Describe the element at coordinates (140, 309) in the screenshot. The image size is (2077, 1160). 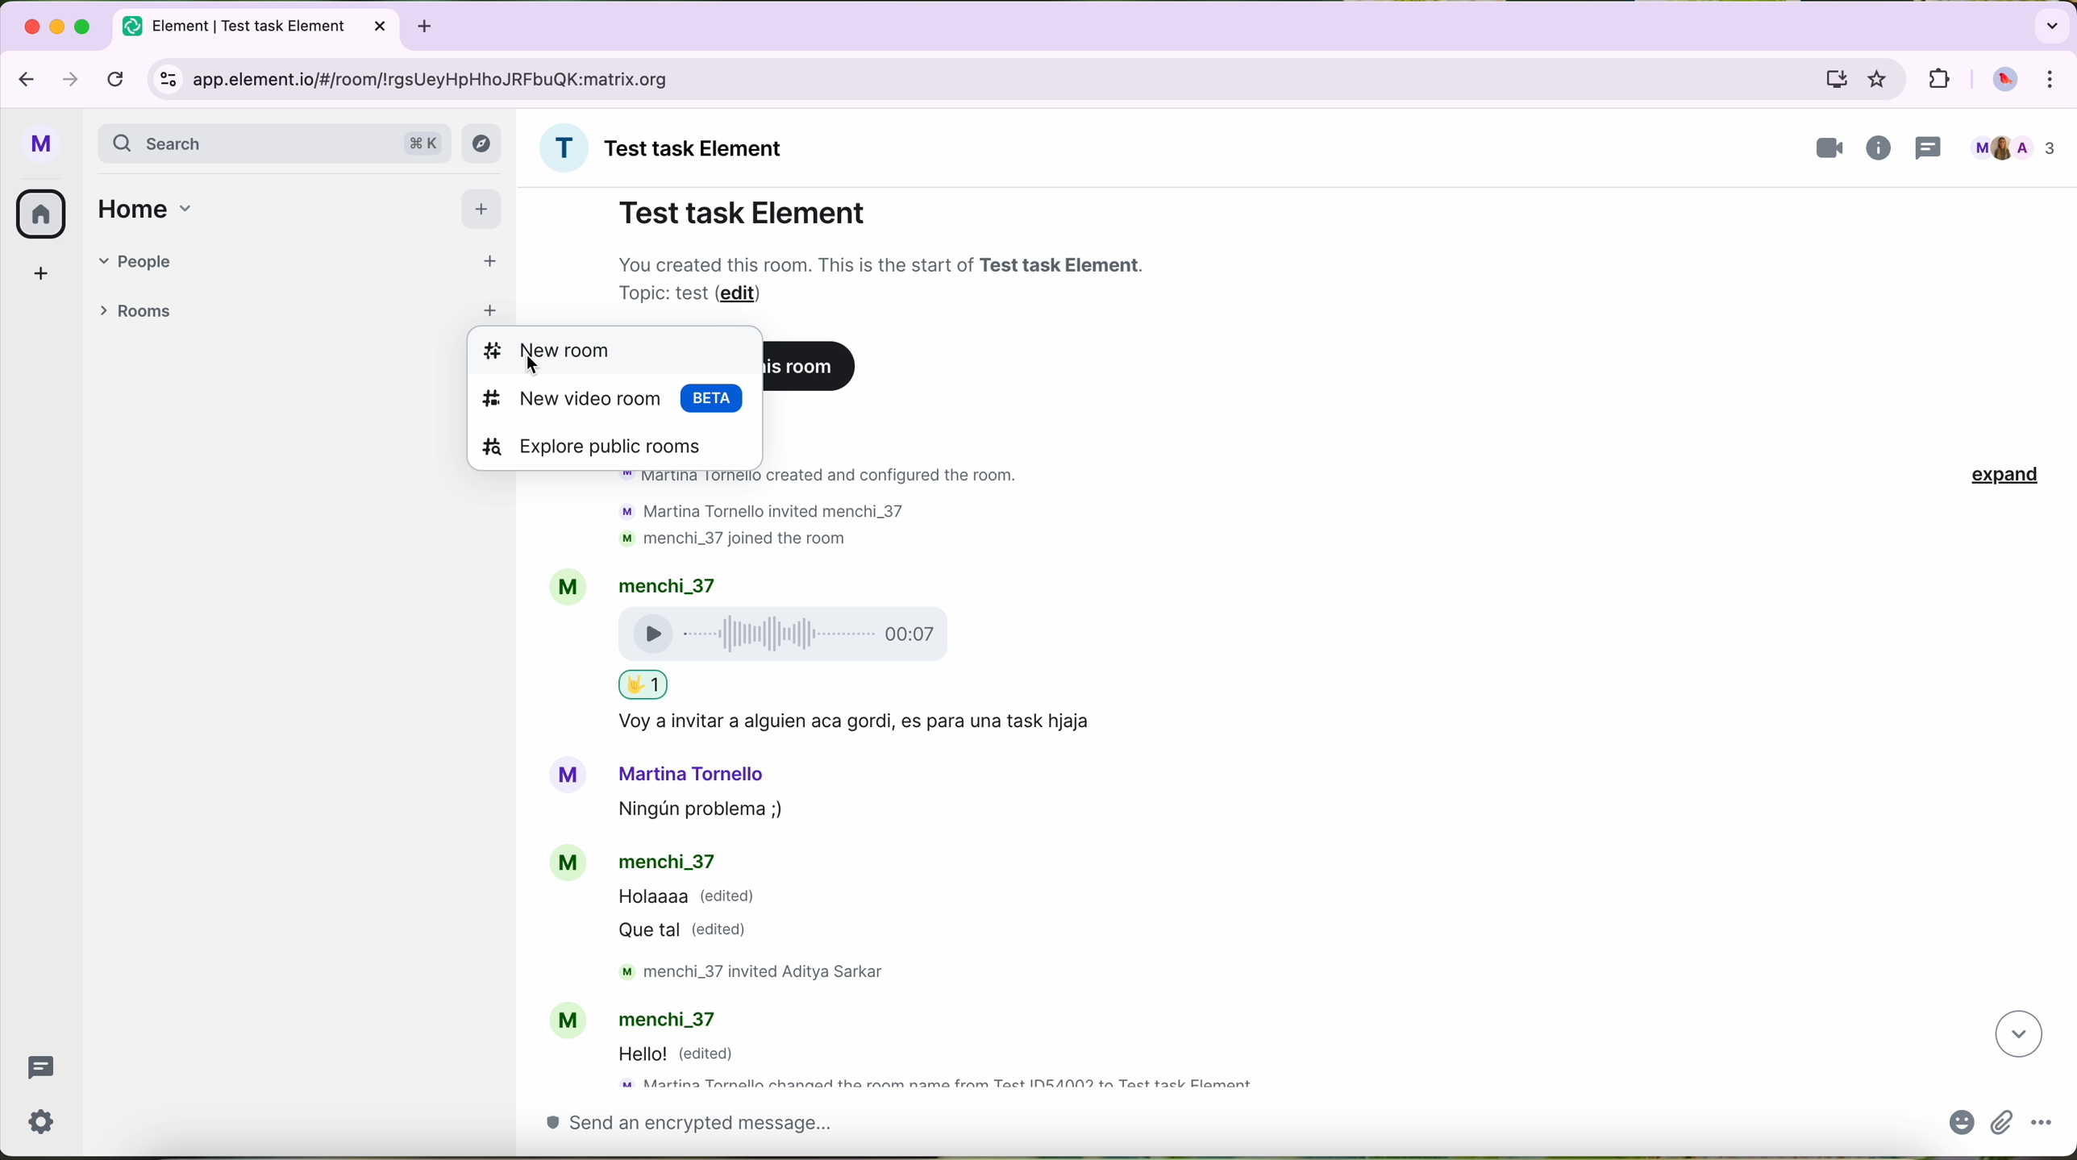
I see `rooms tab` at that location.